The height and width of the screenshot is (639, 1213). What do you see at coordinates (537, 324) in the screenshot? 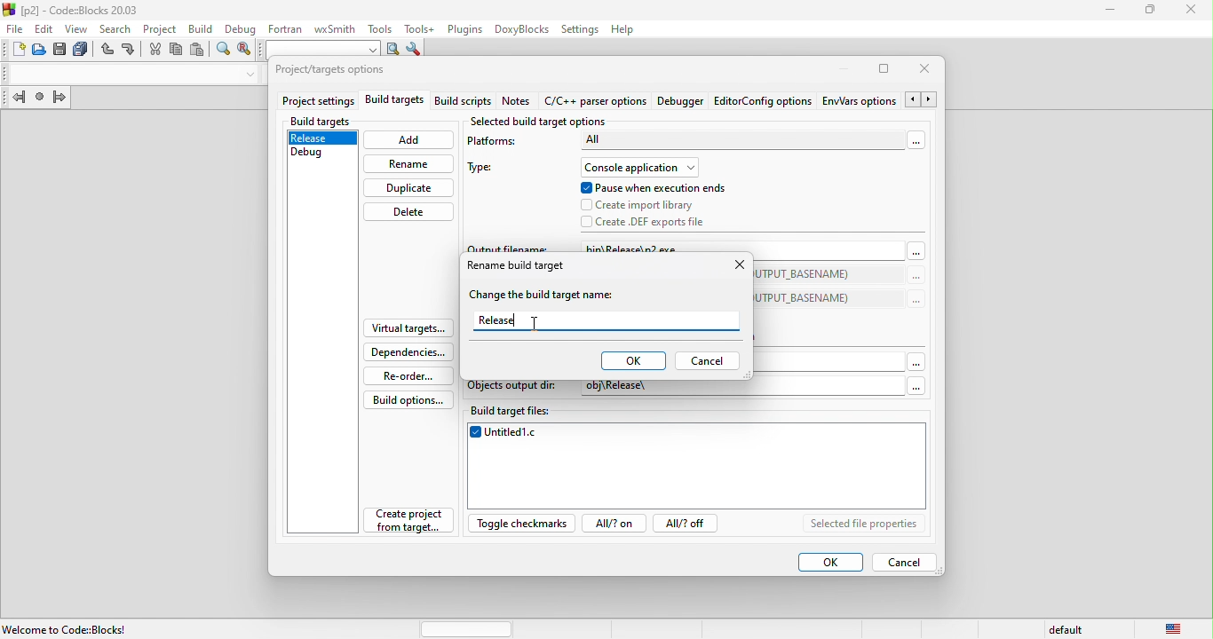
I see `Cursor` at bounding box center [537, 324].